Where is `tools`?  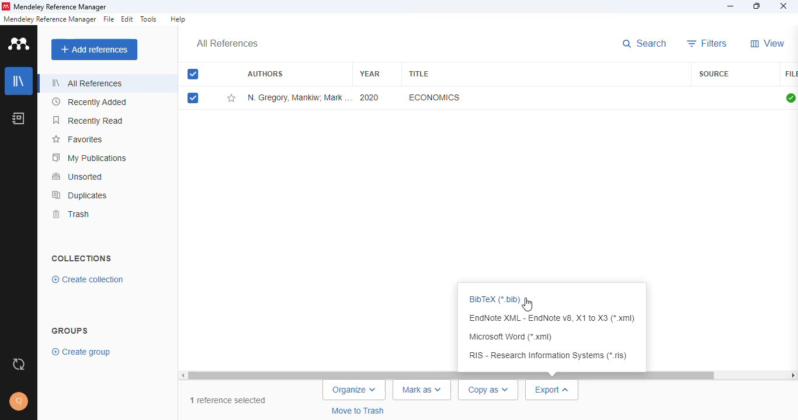
tools is located at coordinates (148, 19).